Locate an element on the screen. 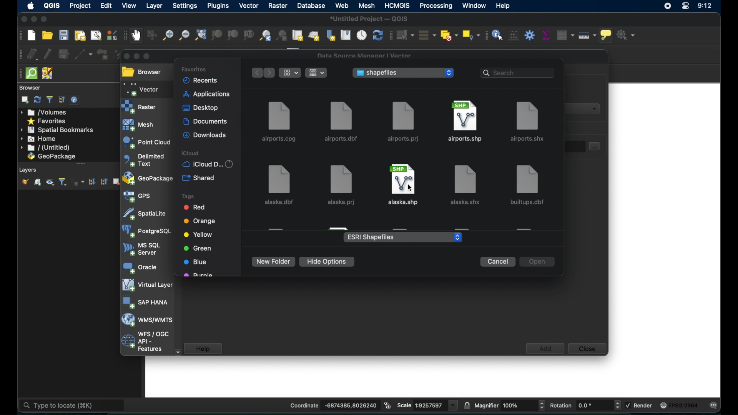  zoom last is located at coordinates (266, 36).